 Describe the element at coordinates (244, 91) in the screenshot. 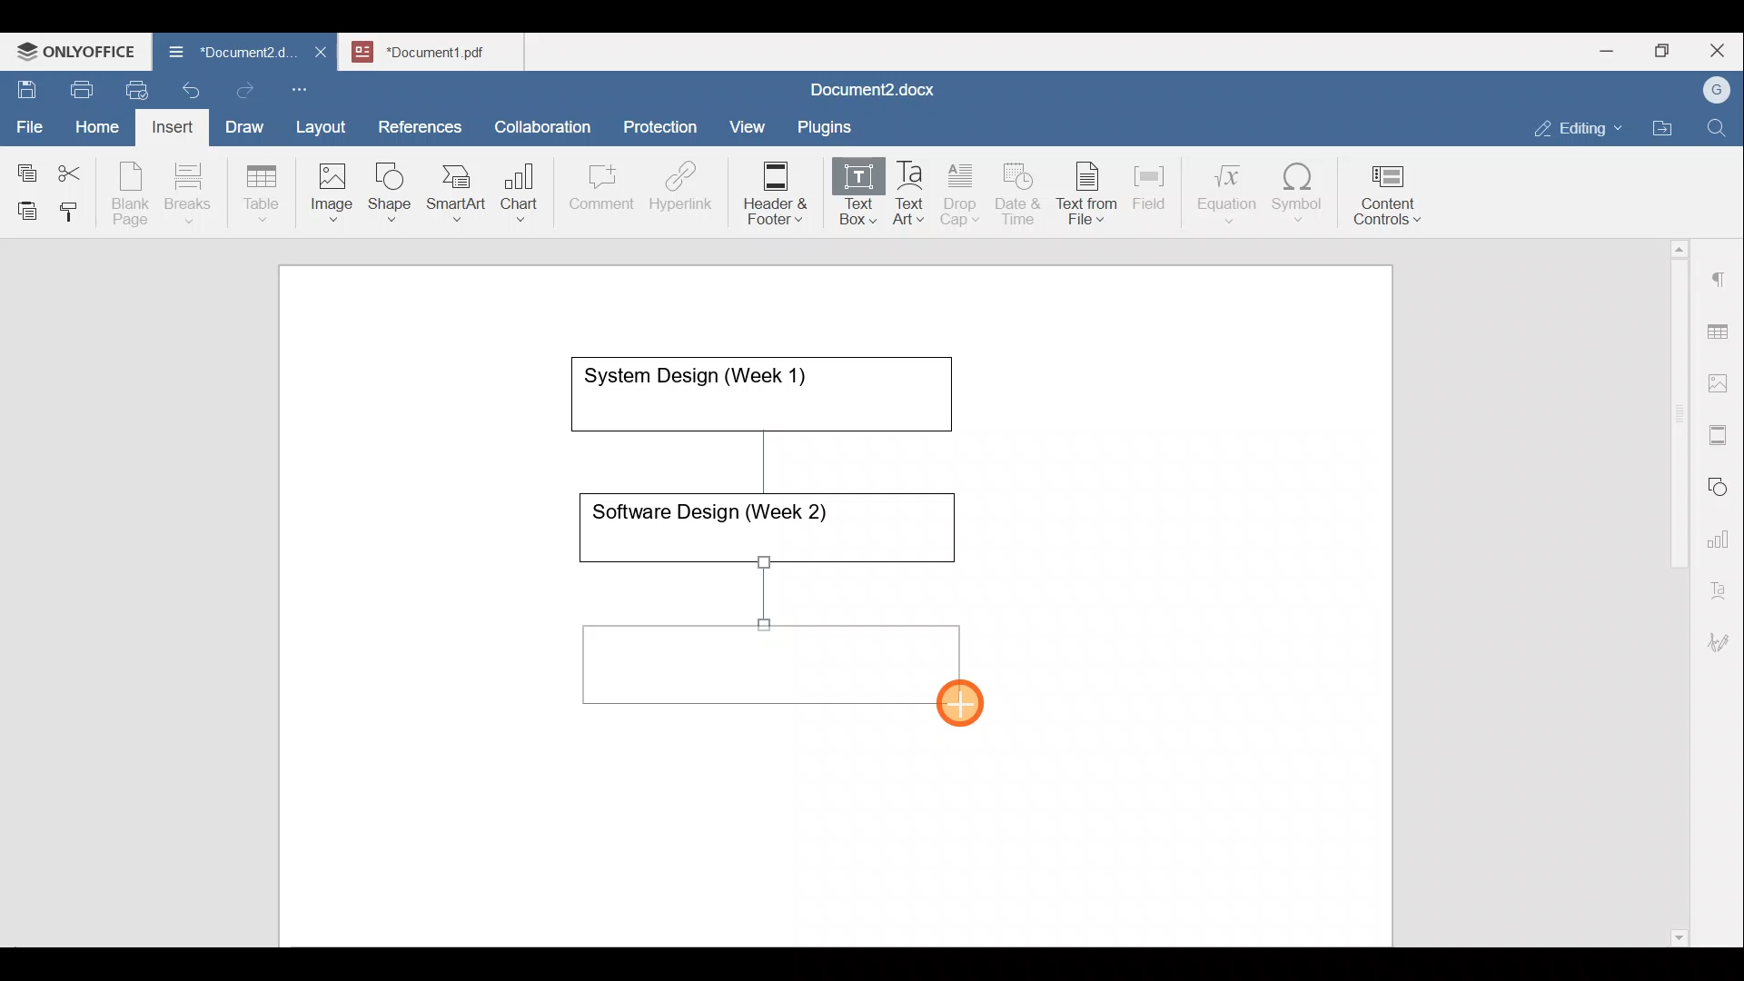

I see `Redo` at that location.